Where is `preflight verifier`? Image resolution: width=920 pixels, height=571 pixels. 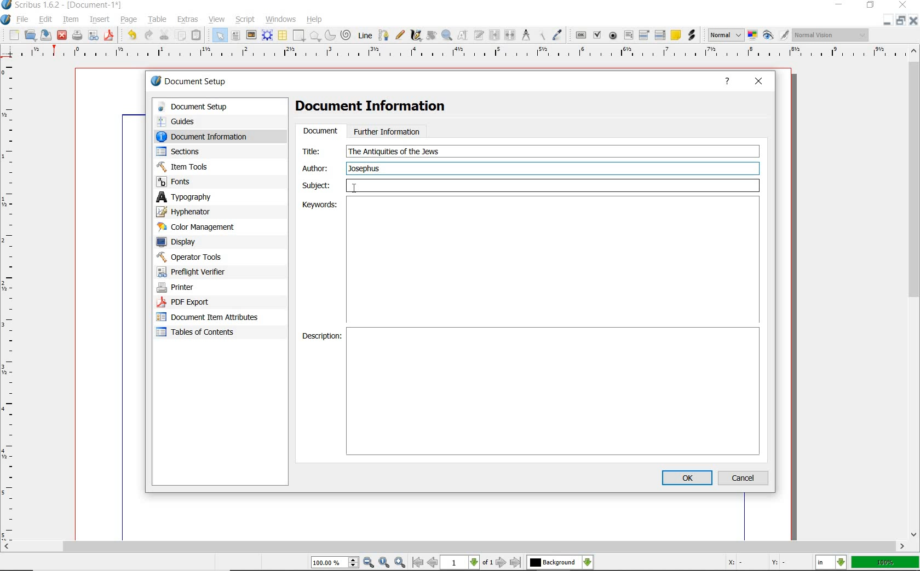
preflight verifier is located at coordinates (93, 36).